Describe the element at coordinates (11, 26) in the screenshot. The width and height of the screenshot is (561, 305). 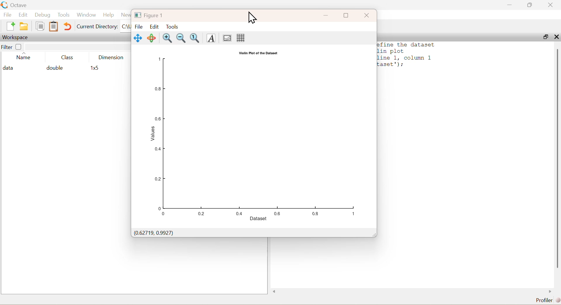
I see `add file` at that location.